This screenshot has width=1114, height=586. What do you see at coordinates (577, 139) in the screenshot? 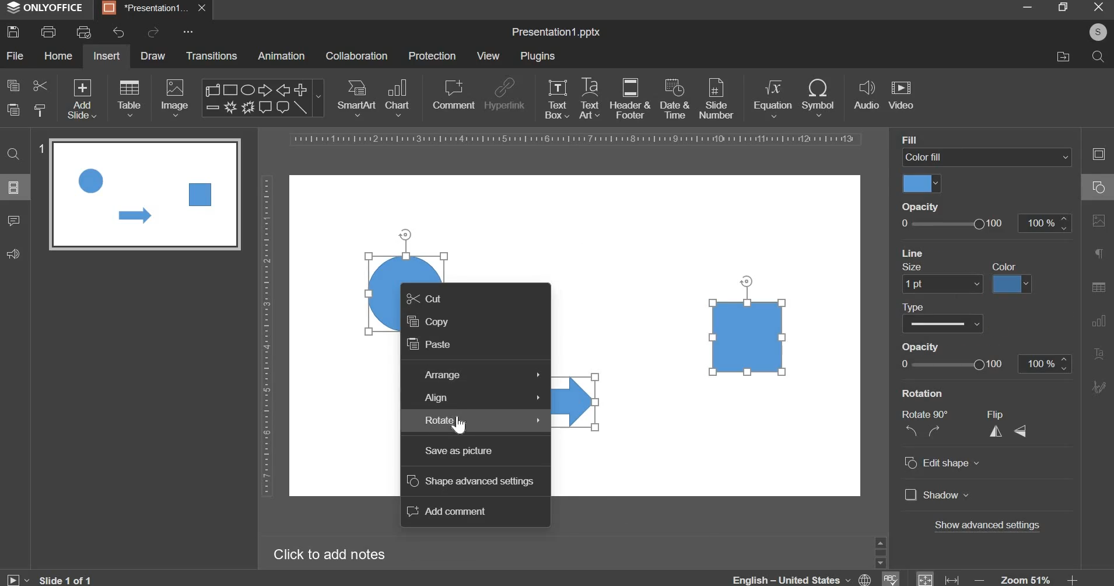
I see `horizontal scale` at bounding box center [577, 139].